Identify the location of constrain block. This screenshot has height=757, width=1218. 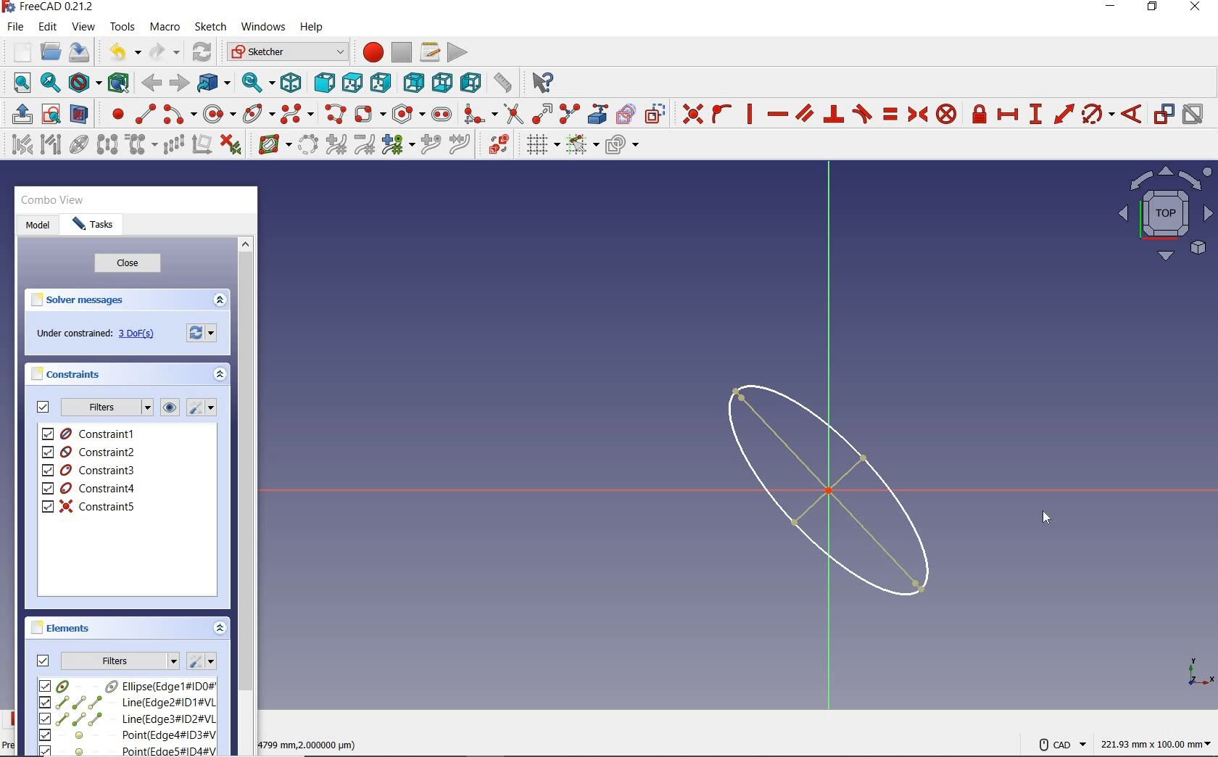
(945, 113).